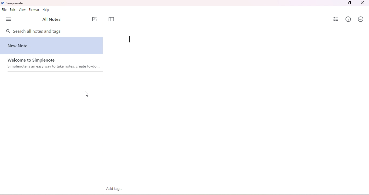  What do you see at coordinates (361, 3) in the screenshot?
I see `close` at bounding box center [361, 3].